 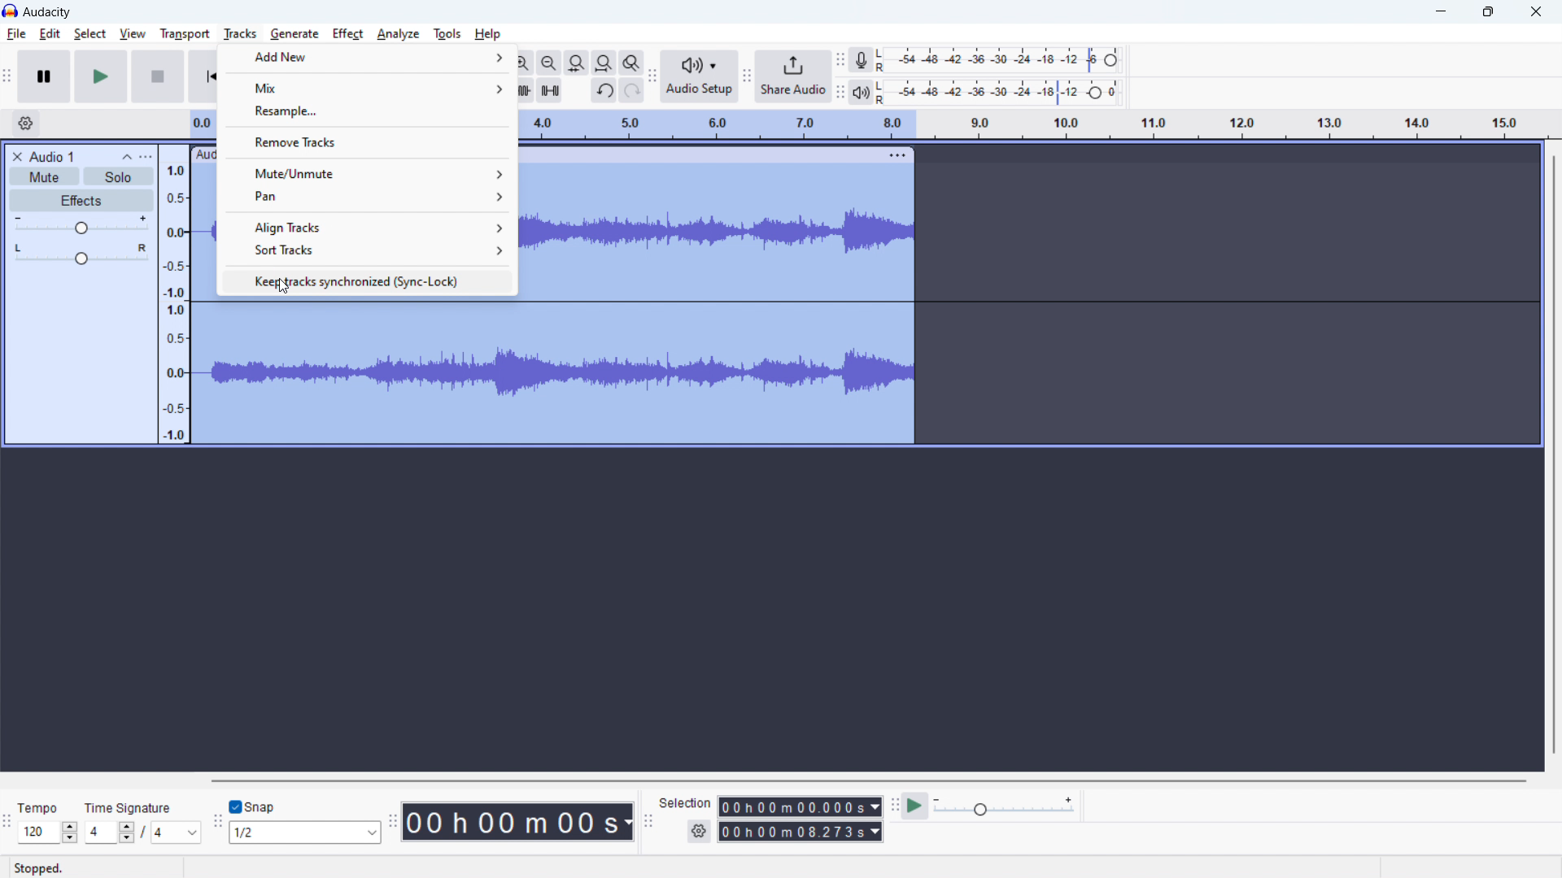 What do you see at coordinates (295, 34) in the screenshot?
I see `generate` at bounding box center [295, 34].